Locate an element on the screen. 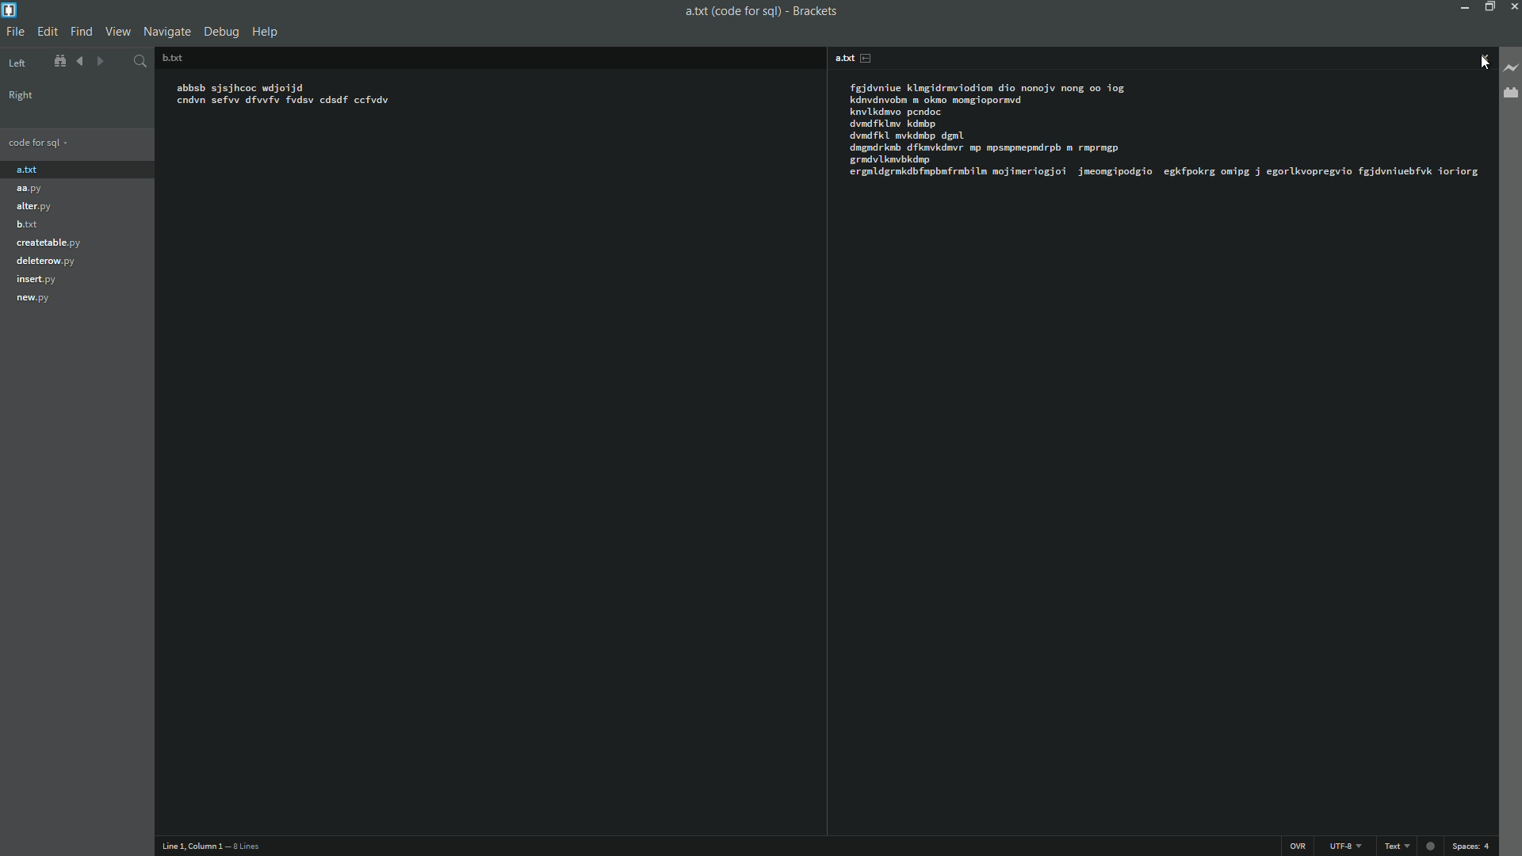 The width and height of the screenshot is (1522, 856). a.txt is located at coordinates (50, 170).